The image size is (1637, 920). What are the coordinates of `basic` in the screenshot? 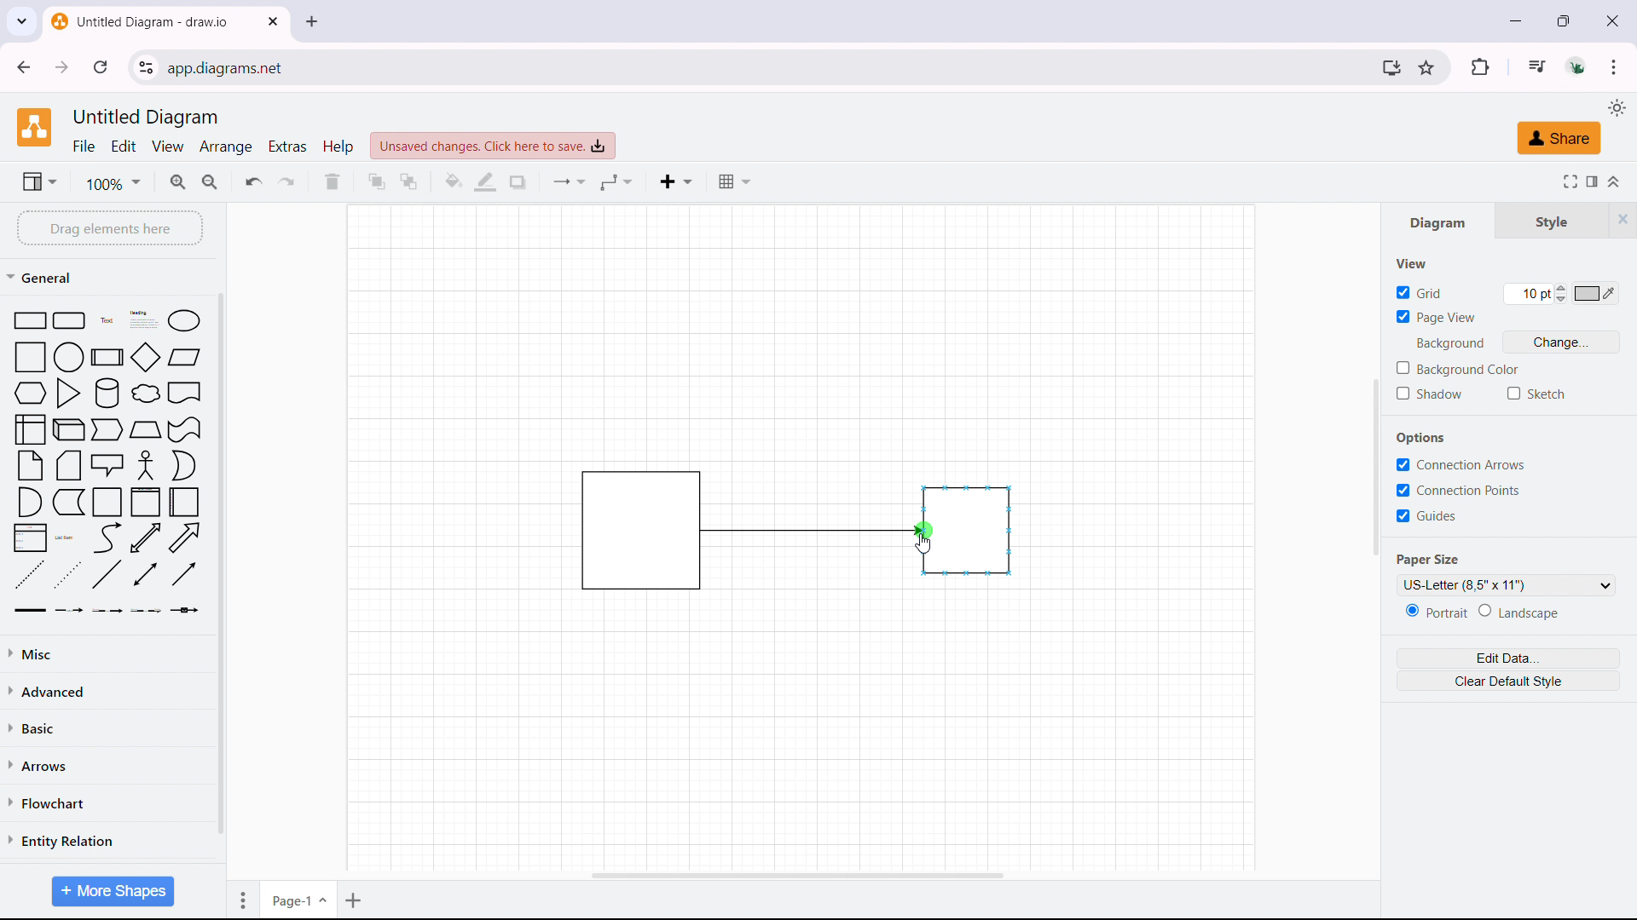 It's located at (110, 725).